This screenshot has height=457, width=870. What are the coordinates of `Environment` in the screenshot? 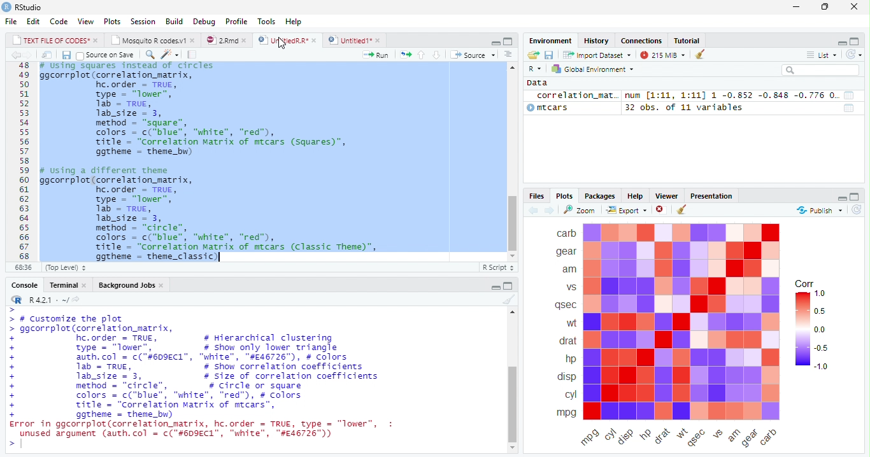 It's located at (550, 41).